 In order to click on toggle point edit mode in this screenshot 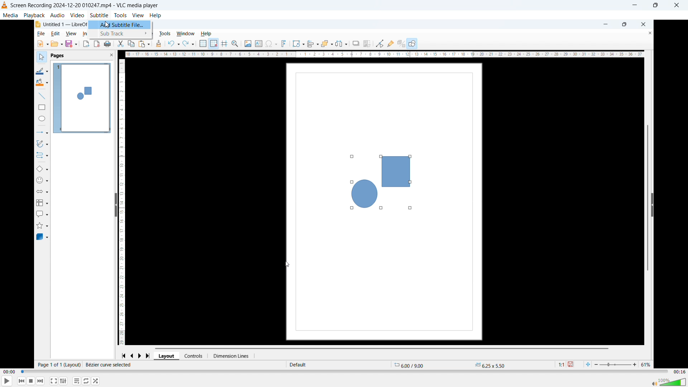, I will do `click(379, 43)`.